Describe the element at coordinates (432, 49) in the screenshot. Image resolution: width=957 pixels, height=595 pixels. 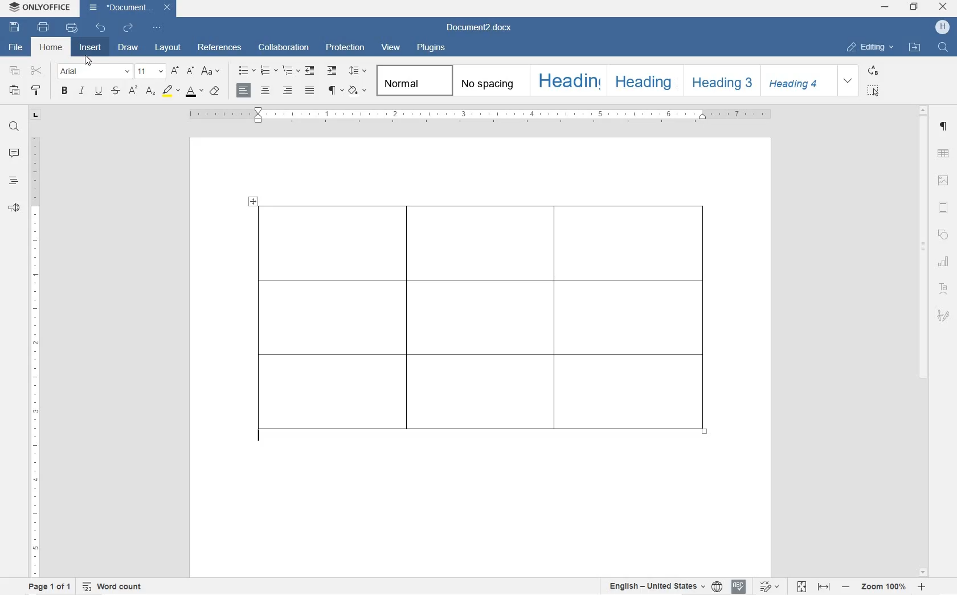
I see `plugins` at that location.